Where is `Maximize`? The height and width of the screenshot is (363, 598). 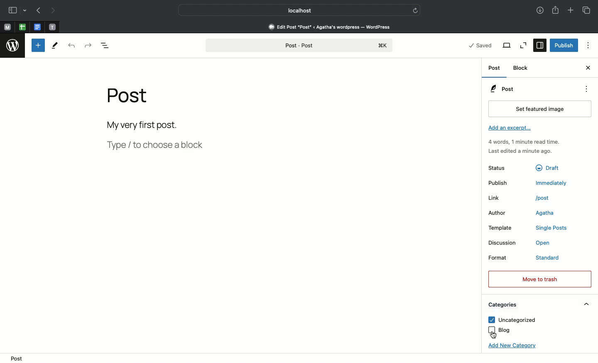
Maximize is located at coordinates (522, 45).